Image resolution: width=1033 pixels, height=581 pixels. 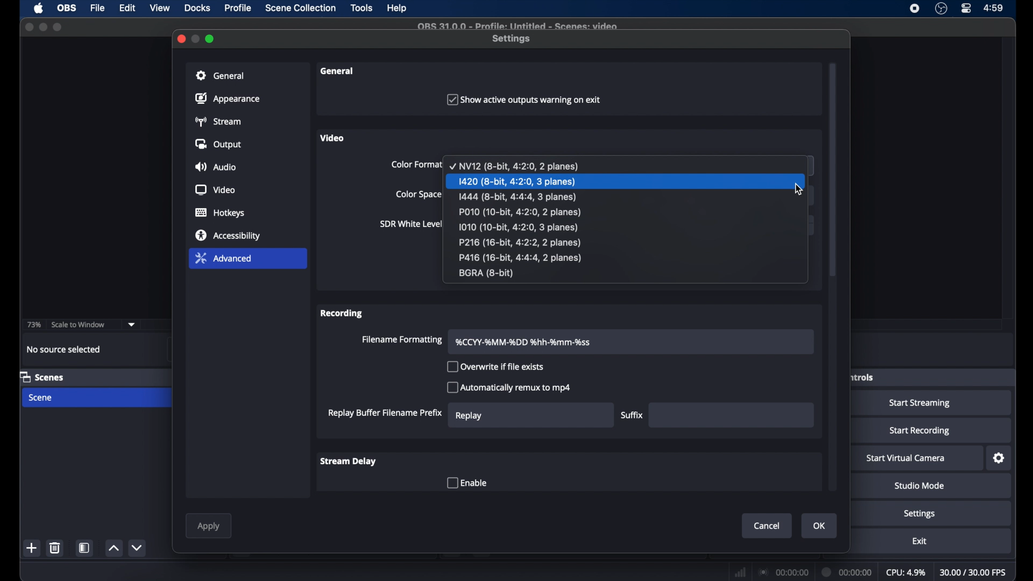 I want to click on no source selected, so click(x=63, y=349).